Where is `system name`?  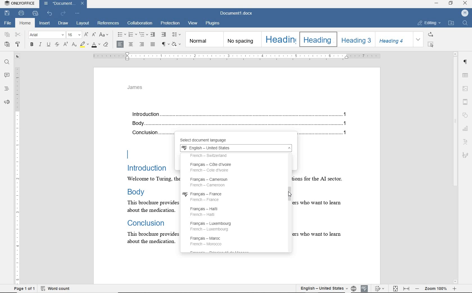 system name is located at coordinates (20, 4).